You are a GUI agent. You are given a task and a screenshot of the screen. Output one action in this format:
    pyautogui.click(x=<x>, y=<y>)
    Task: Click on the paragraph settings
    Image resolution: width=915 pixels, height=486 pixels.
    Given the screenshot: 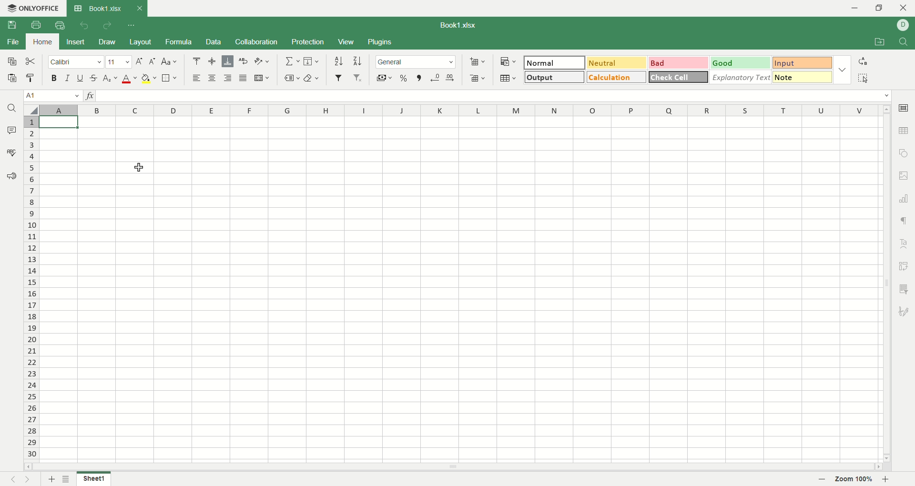 What is the action you would take?
    pyautogui.click(x=903, y=220)
    